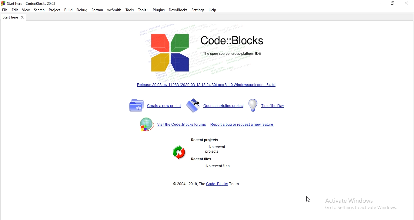 The width and height of the screenshot is (414, 220). What do you see at coordinates (130, 10) in the screenshot?
I see `Tools` at bounding box center [130, 10].